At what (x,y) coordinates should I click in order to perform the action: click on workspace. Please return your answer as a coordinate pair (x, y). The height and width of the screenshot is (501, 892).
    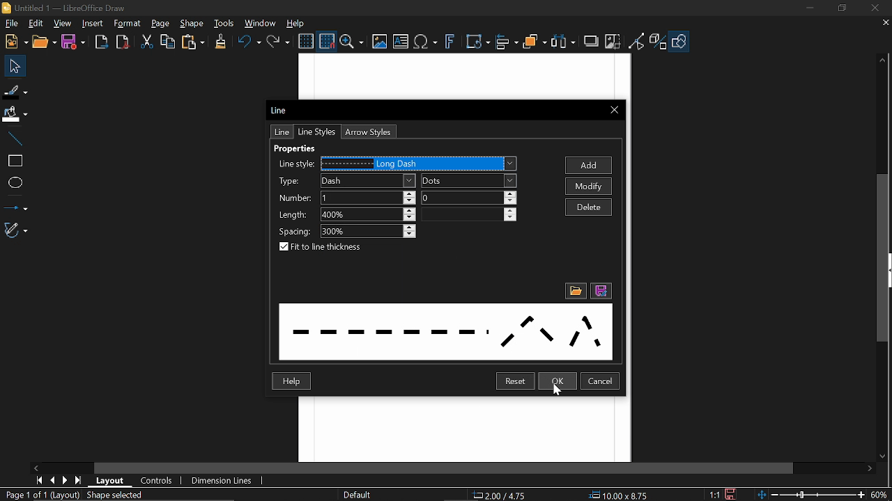
    Looking at the image, I should click on (465, 76).